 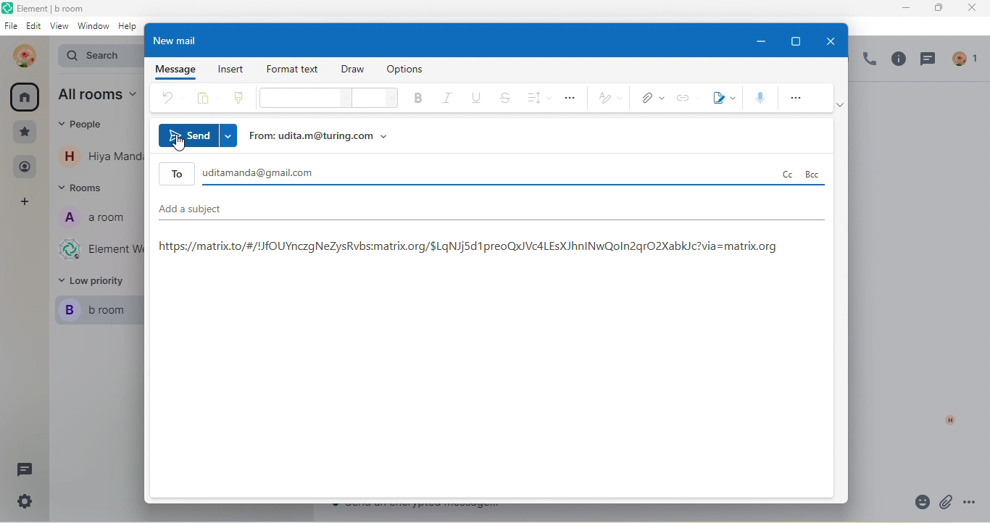 I want to click on strickthrough, so click(x=506, y=99).